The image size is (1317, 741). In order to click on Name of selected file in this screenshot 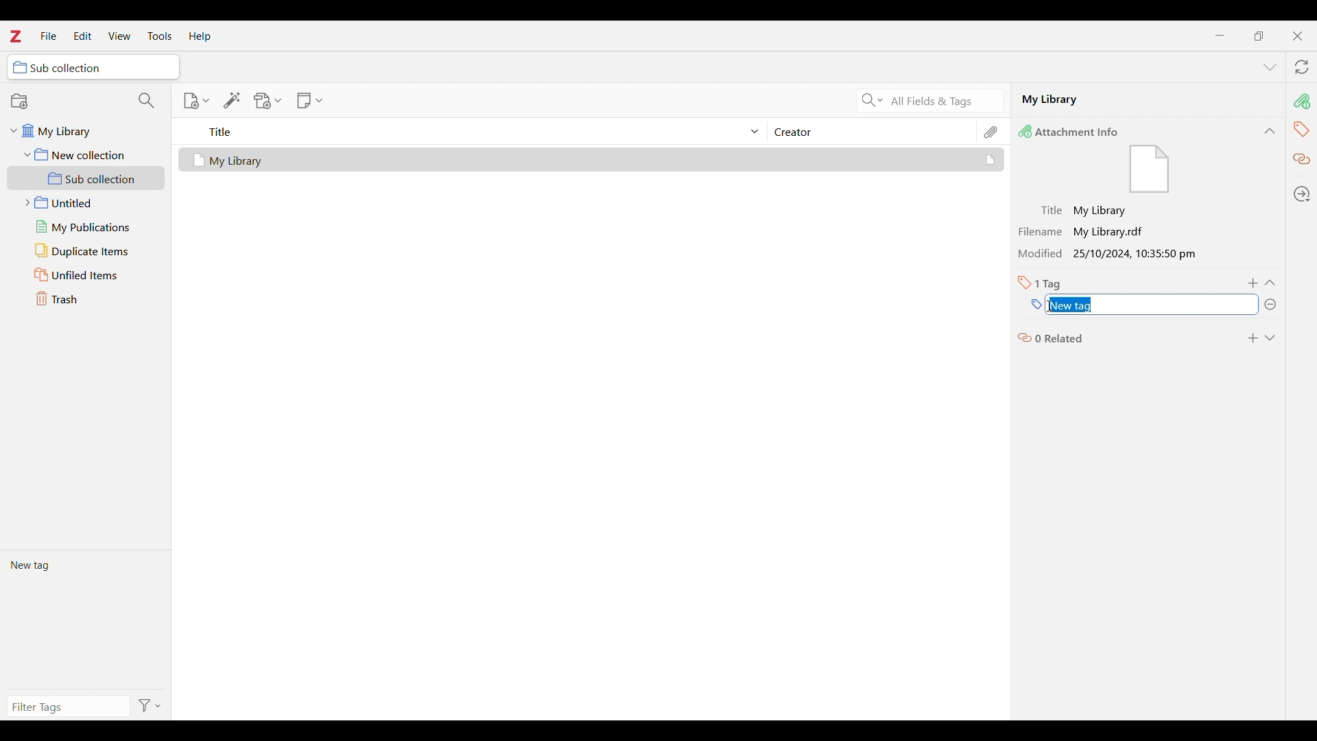, I will do `click(1132, 99)`.